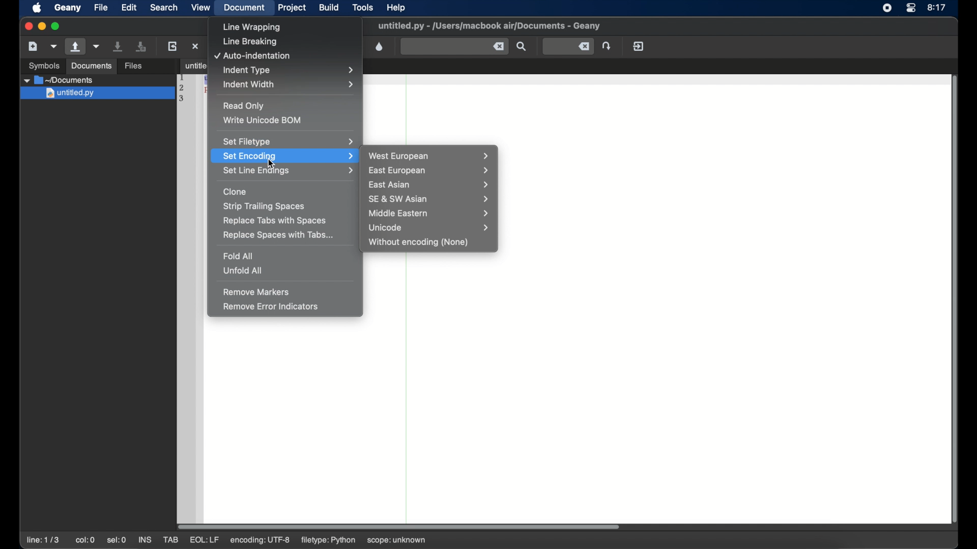 This screenshot has height=549, width=977. Describe the element at coordinates (101, 7) in the screenshot. I see `file` at that location.